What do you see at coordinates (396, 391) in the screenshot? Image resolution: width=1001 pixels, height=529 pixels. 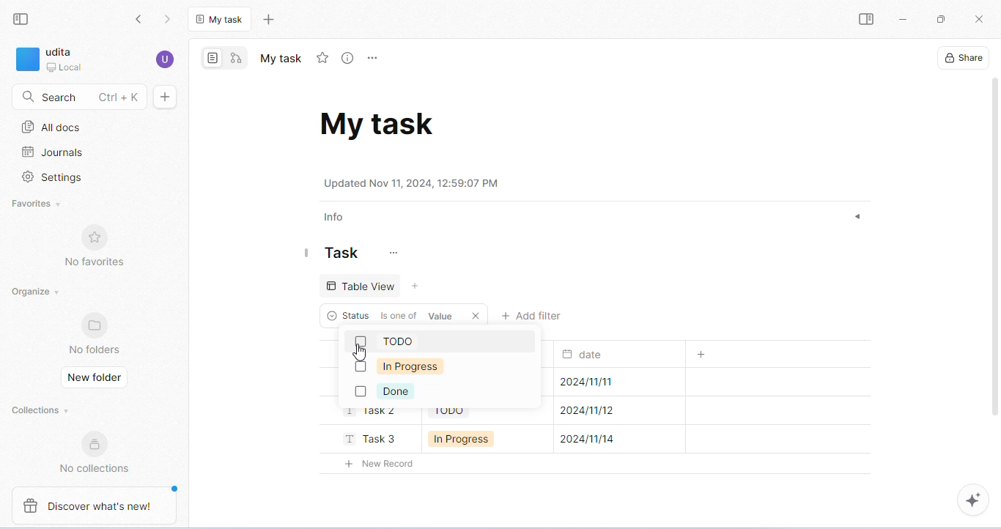 I see `done` at bounding box center [396, 391].